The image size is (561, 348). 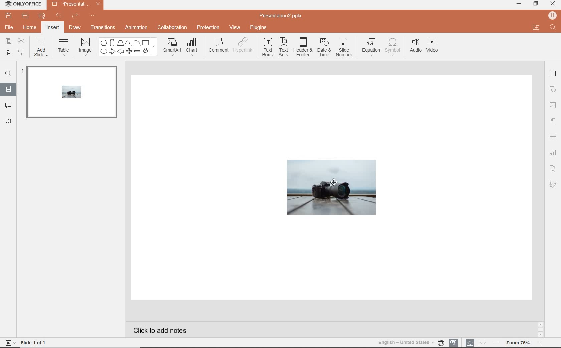 I want to click on slide, so click(x=70, y=95).